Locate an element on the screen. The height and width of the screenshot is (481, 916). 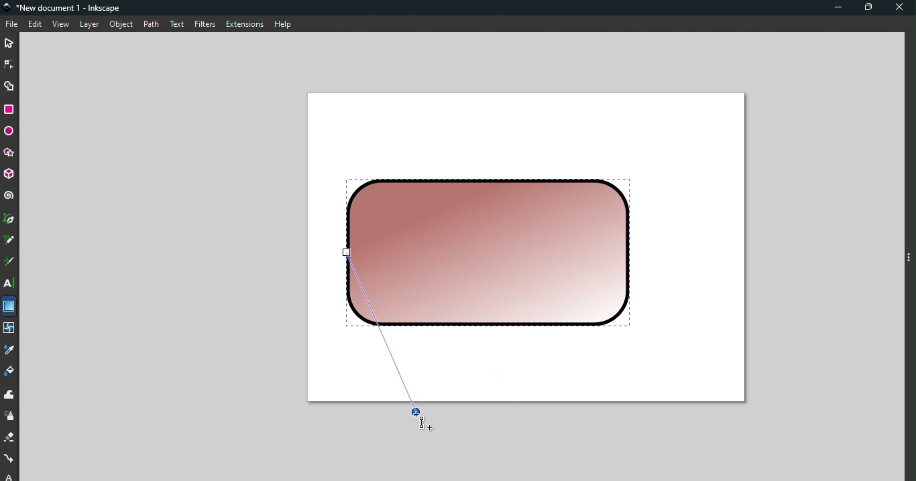
Shape builder tool is located at coordinates (9, 85).